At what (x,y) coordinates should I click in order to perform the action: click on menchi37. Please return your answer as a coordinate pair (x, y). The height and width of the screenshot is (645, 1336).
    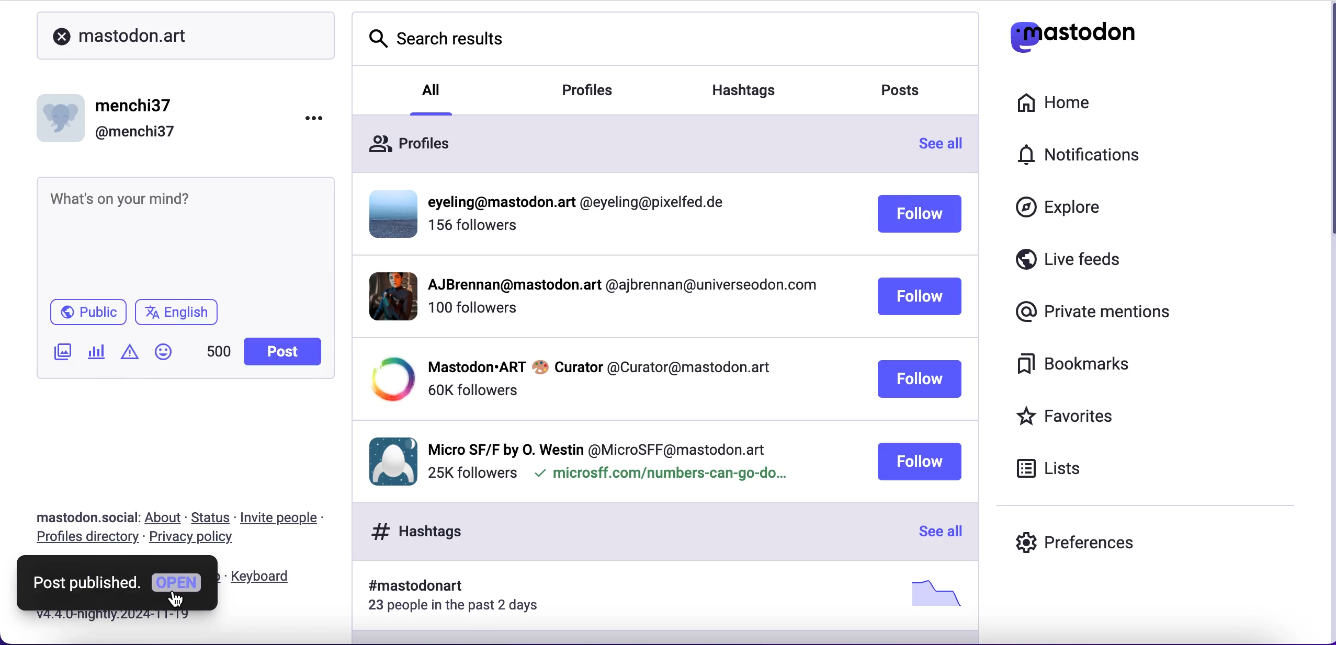
    Looking at the image, I should click on (135, 106).